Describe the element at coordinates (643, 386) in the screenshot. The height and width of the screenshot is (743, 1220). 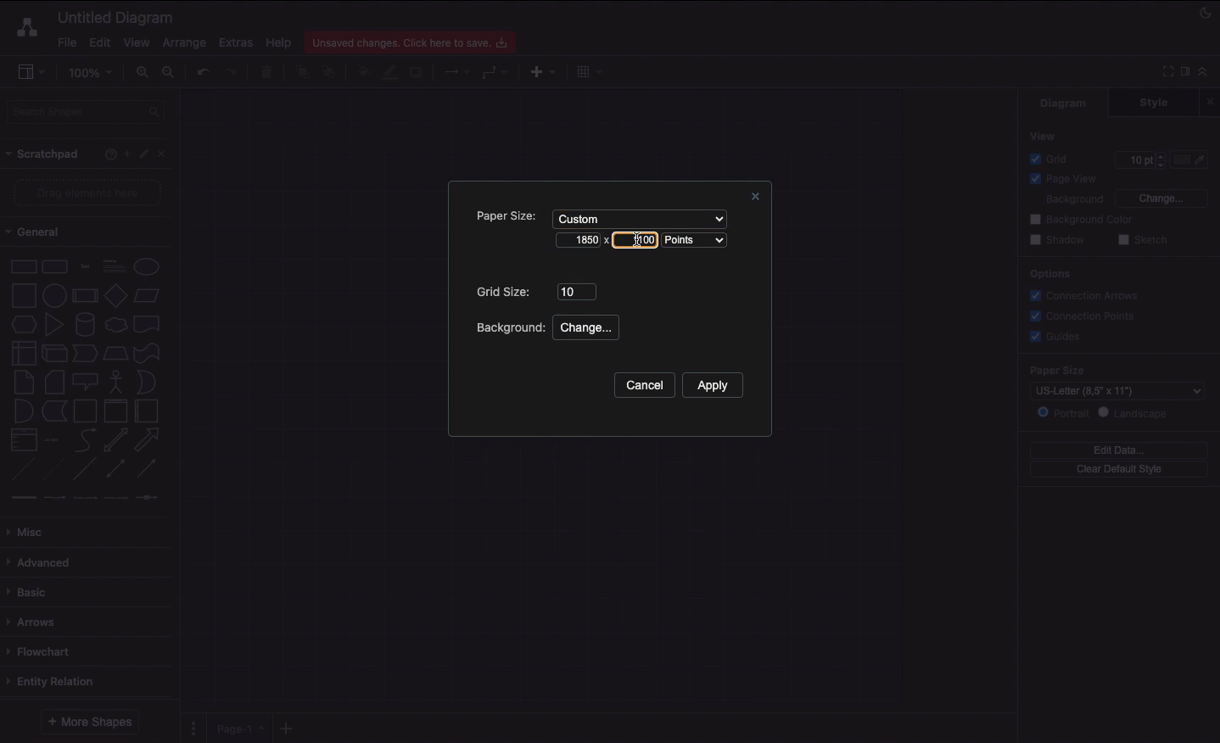
I see `Cancel` at that location.